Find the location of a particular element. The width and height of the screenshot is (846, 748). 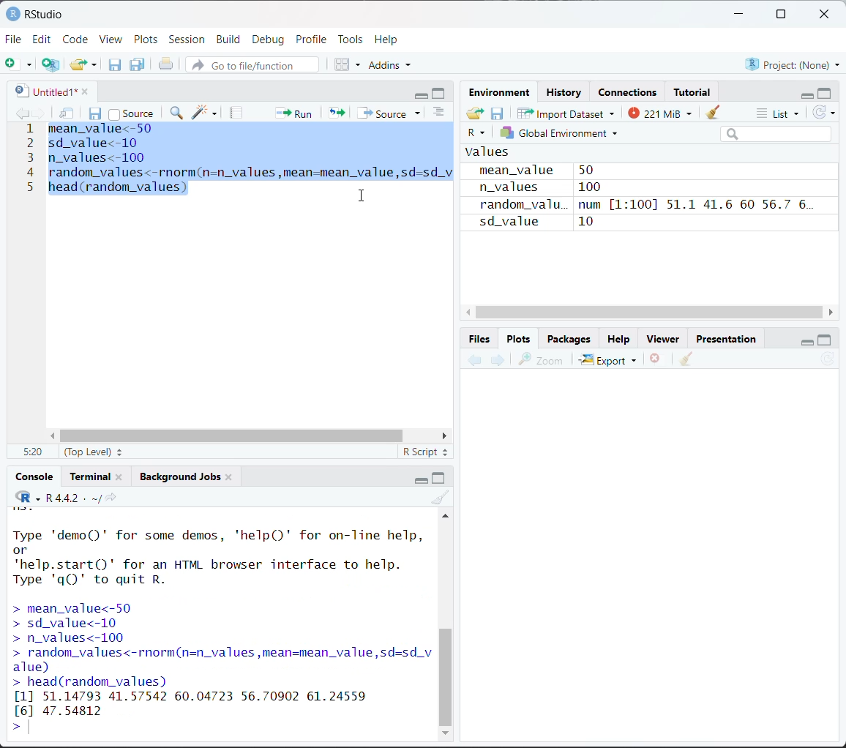

head (random_values] is located at coordinates (118, 192).